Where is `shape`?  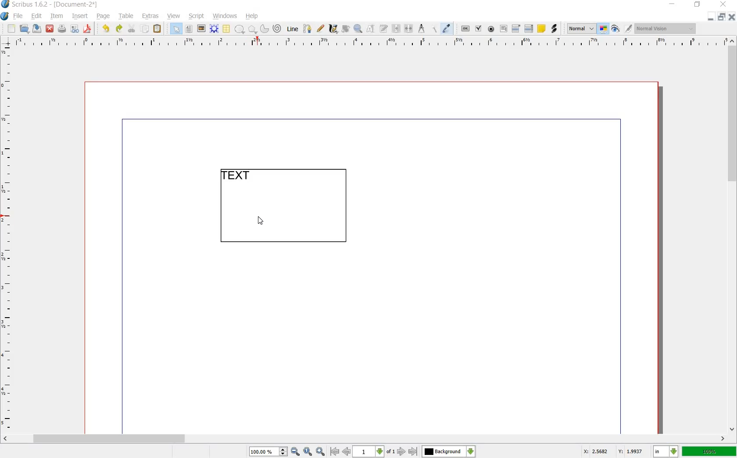 shape is located at coordinates (240, 29).